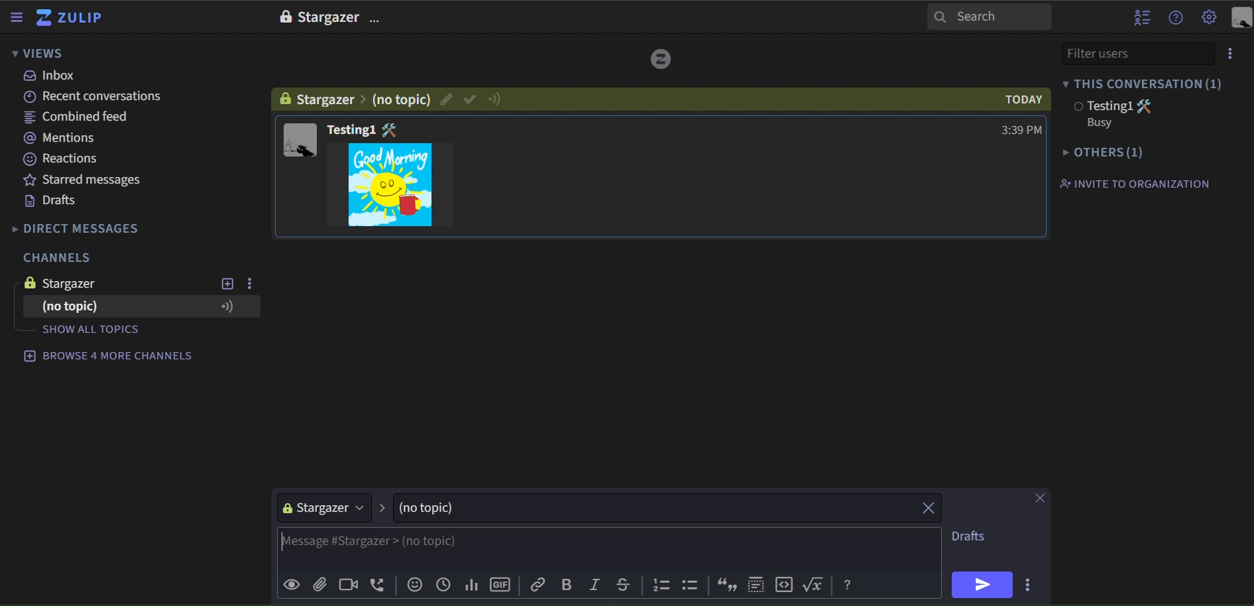 The width and height of the screenshot is (1254, 606). I want to click on drafts, so click(972, 538).